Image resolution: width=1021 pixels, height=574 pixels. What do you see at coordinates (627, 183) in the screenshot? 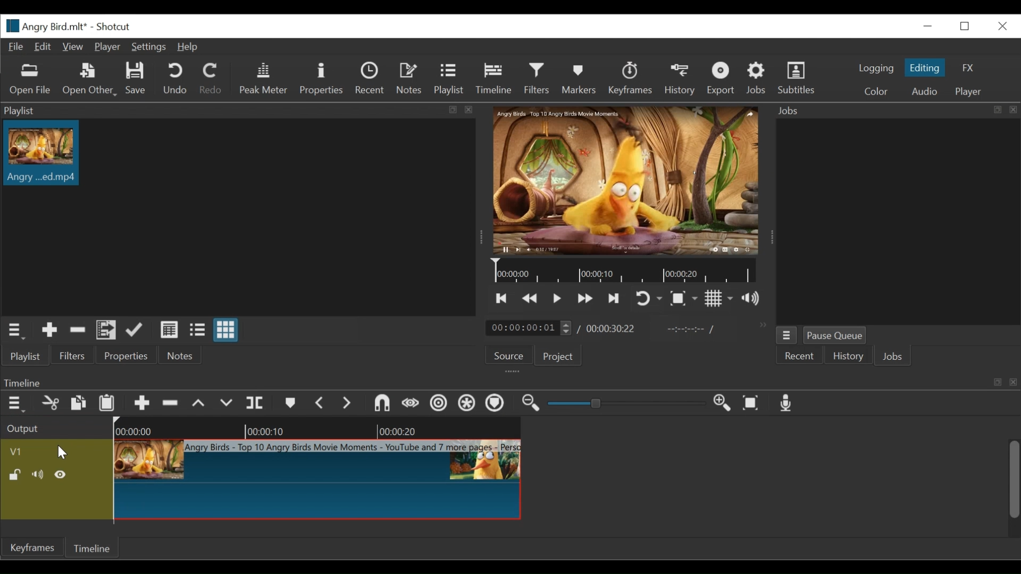
I see `Media Viewer` at bounding box center [627, 183].